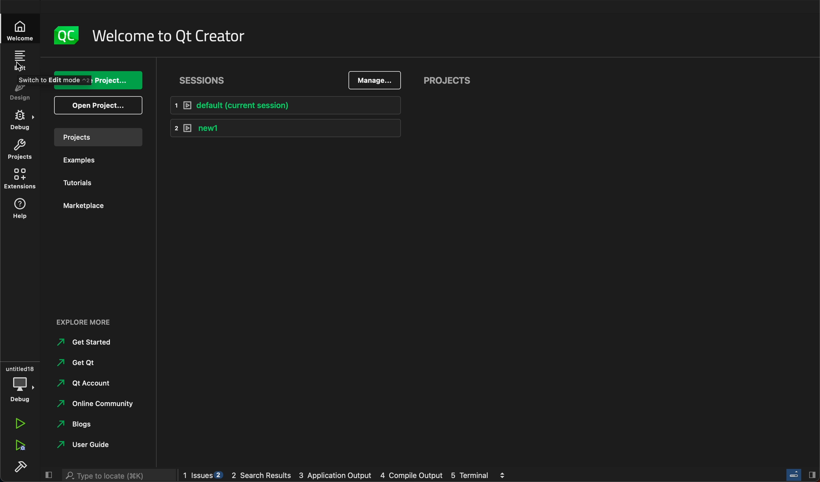 The height and width of the screenshot is (482, 820). I want to click on explore more, so click(88, 318).